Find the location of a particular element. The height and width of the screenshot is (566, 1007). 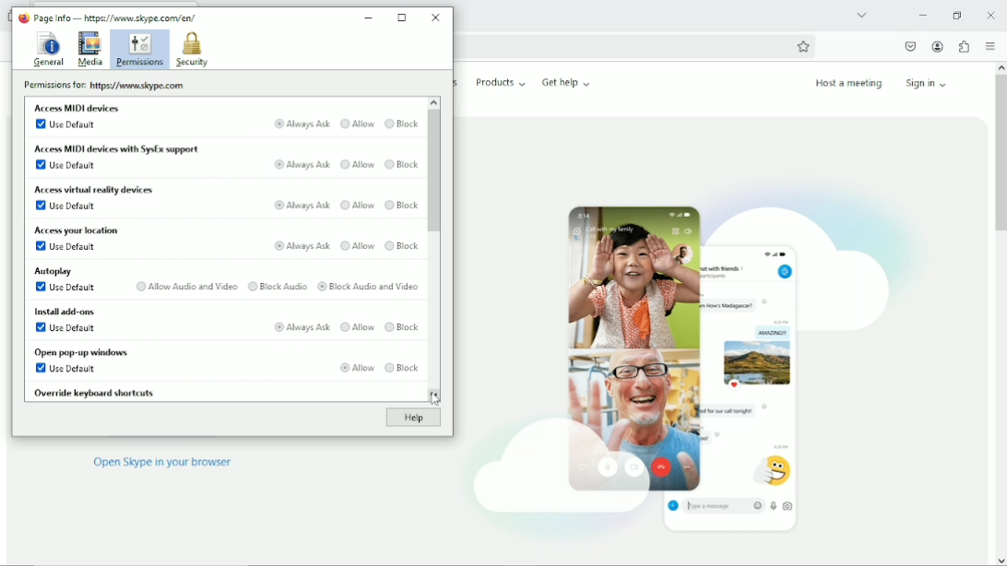

Security is located at coordinates (192, 50).